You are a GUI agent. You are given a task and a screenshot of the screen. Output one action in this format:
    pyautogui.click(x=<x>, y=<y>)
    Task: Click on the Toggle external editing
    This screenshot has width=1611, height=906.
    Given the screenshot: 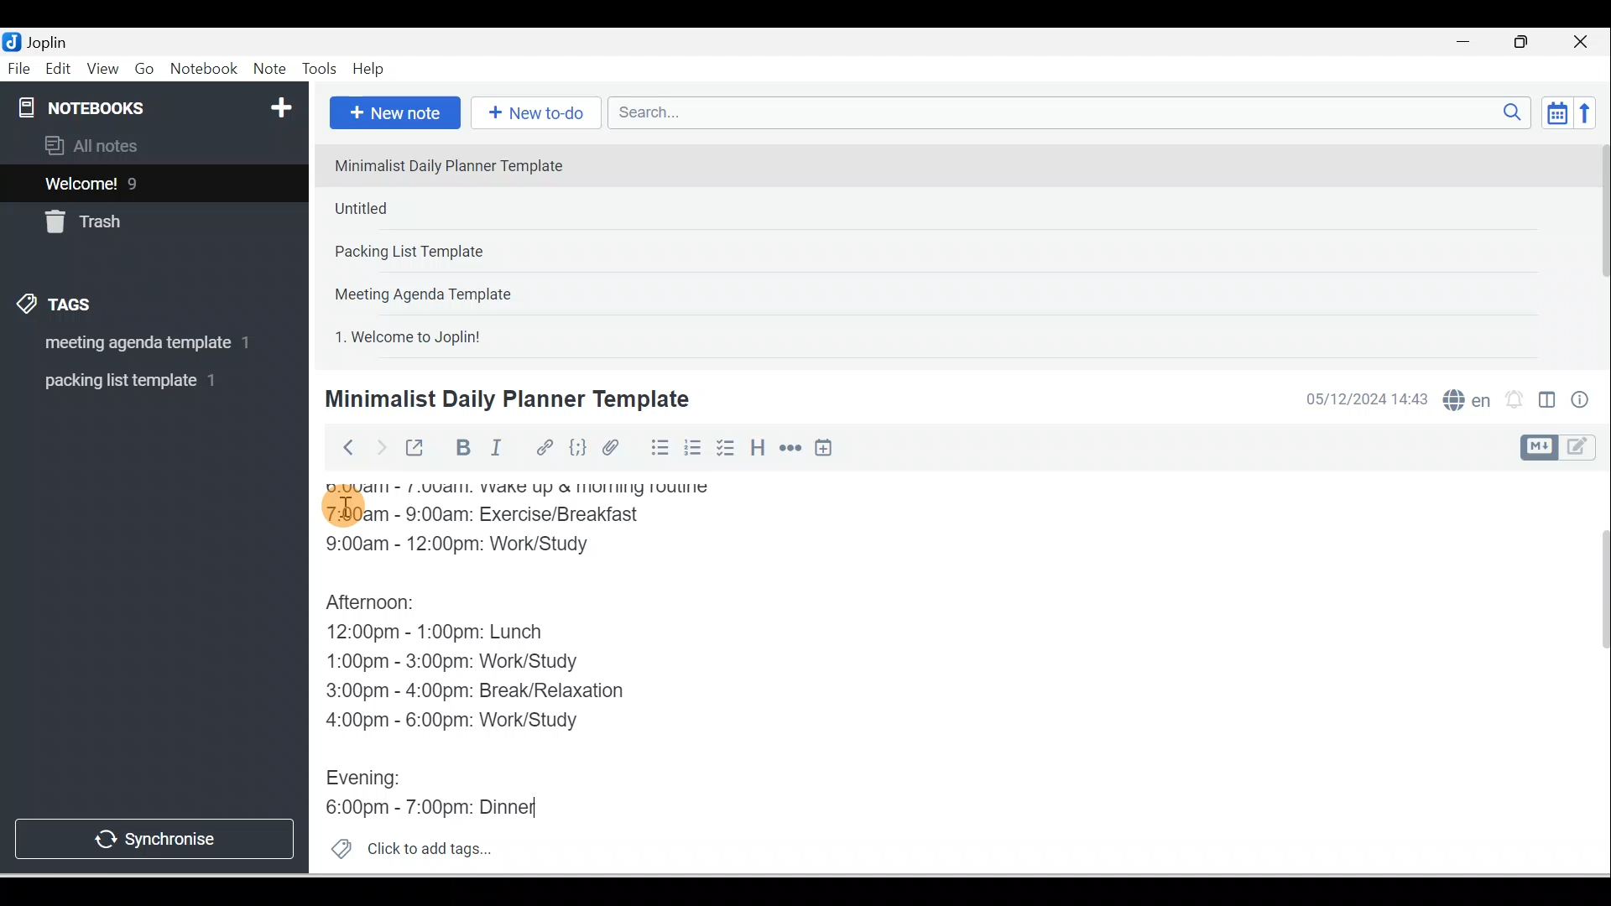 What is the action you would take?
    pyautogui.click(x=417, y=451)
    